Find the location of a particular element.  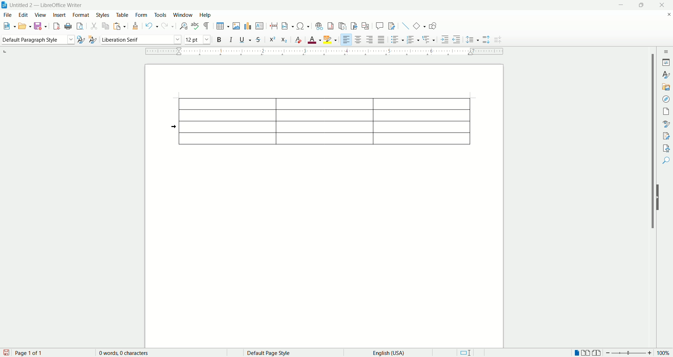

window is located at coordinates (183, 14).